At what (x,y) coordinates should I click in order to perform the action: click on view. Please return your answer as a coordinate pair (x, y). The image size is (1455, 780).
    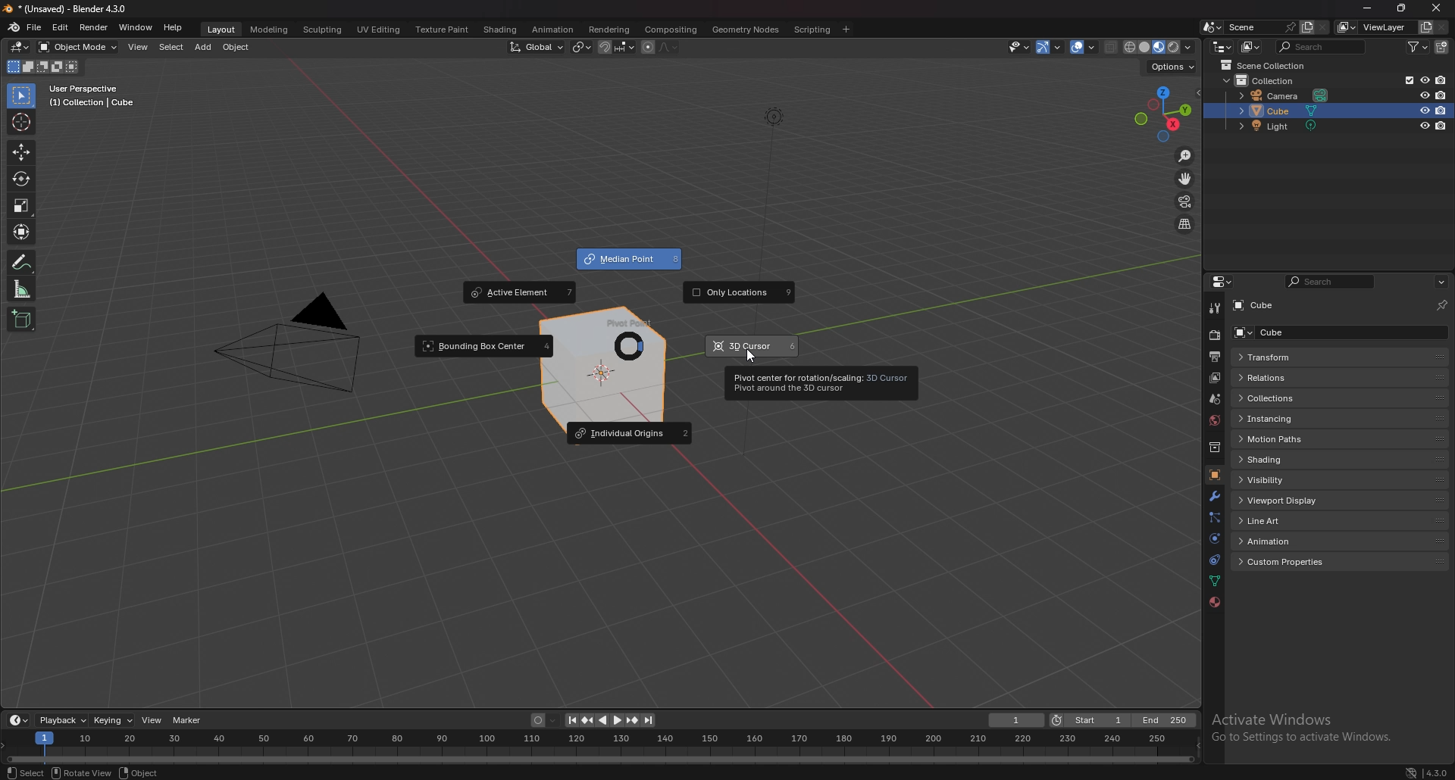
    Looking at the image, I should click on (151, 720).